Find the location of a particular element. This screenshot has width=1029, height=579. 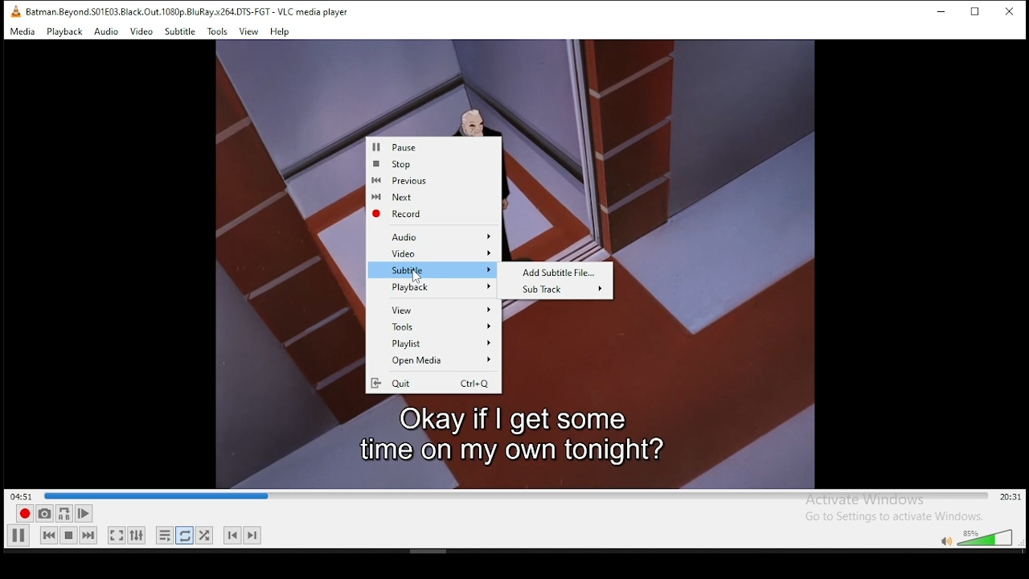

Tools. is located at coordinates (217, 32).